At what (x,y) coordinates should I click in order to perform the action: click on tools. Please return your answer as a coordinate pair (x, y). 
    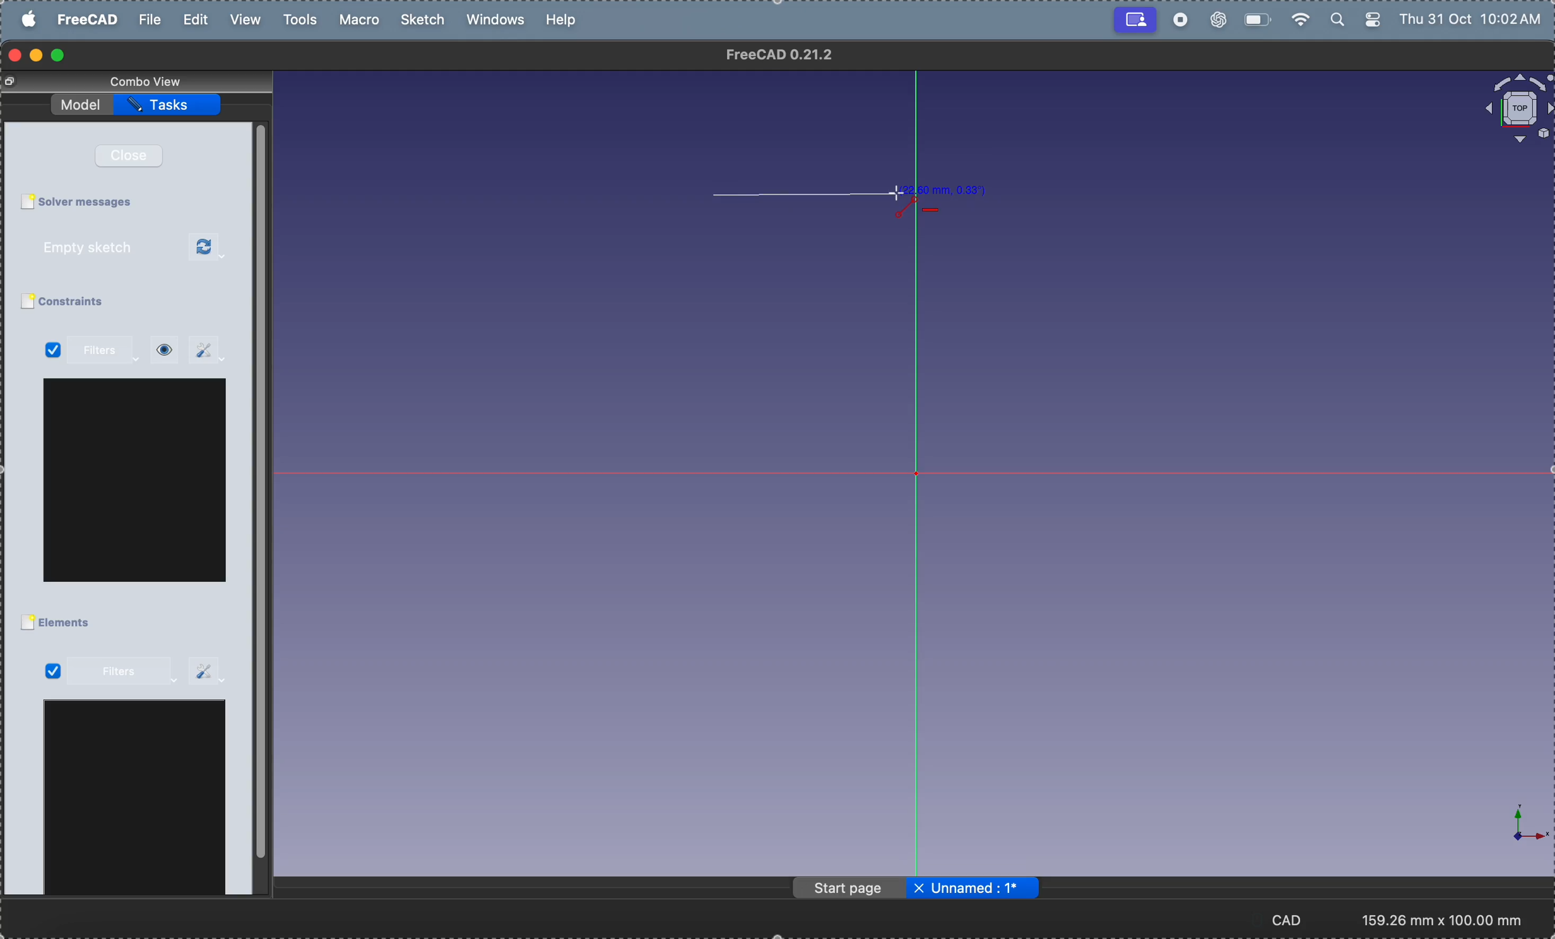
    Looking at the image, I should click on (304, 20).